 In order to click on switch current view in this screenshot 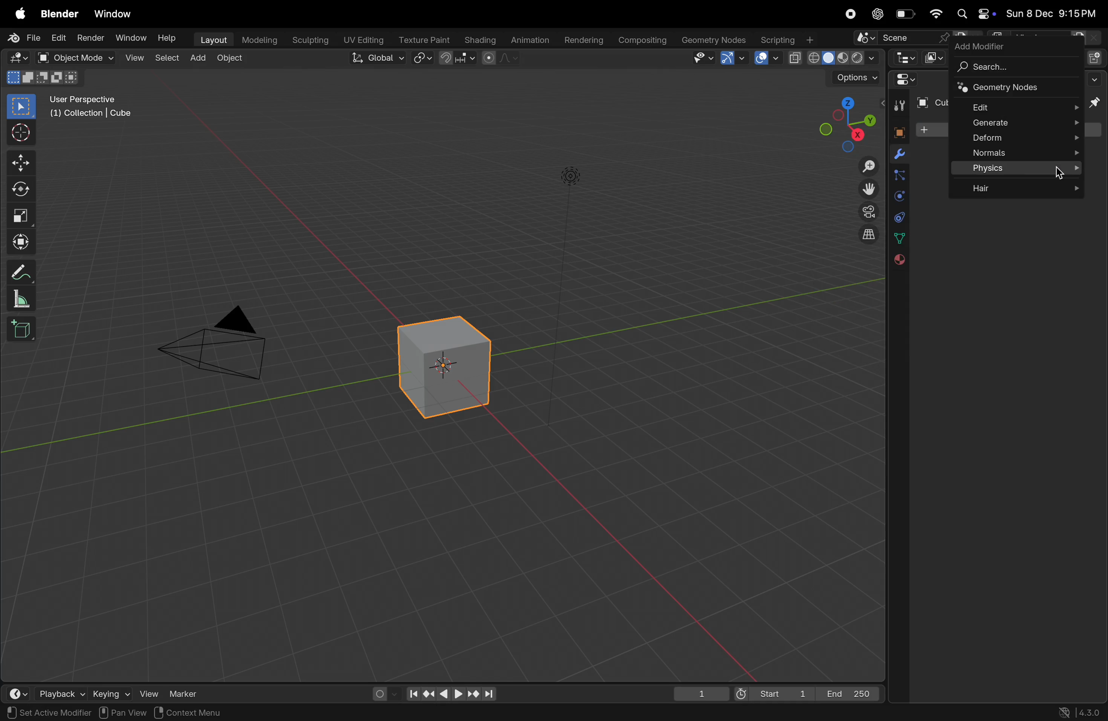, I will do `click(863, 237)`.